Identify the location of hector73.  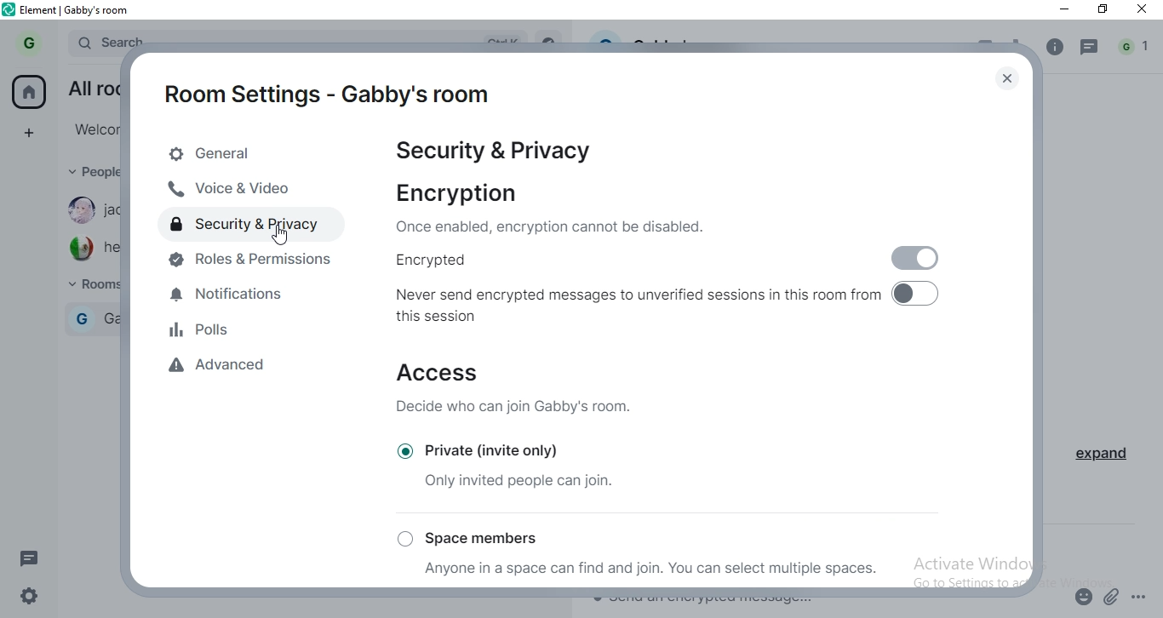
(112, 249).